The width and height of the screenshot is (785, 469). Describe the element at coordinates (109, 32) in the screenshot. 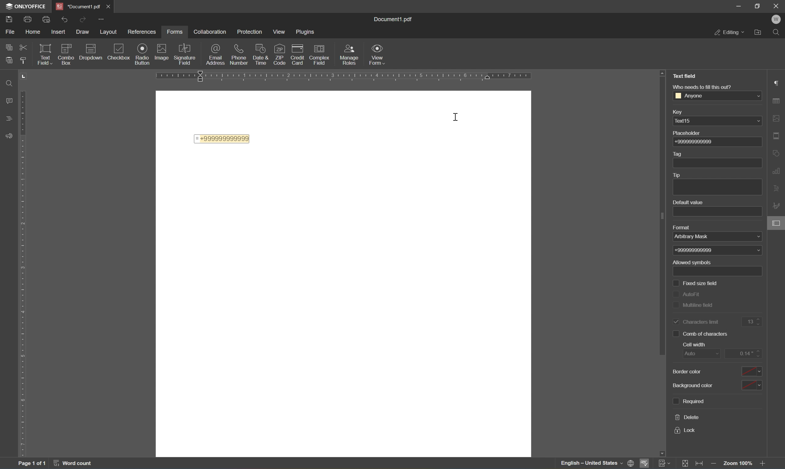

I see `layout` at that location.